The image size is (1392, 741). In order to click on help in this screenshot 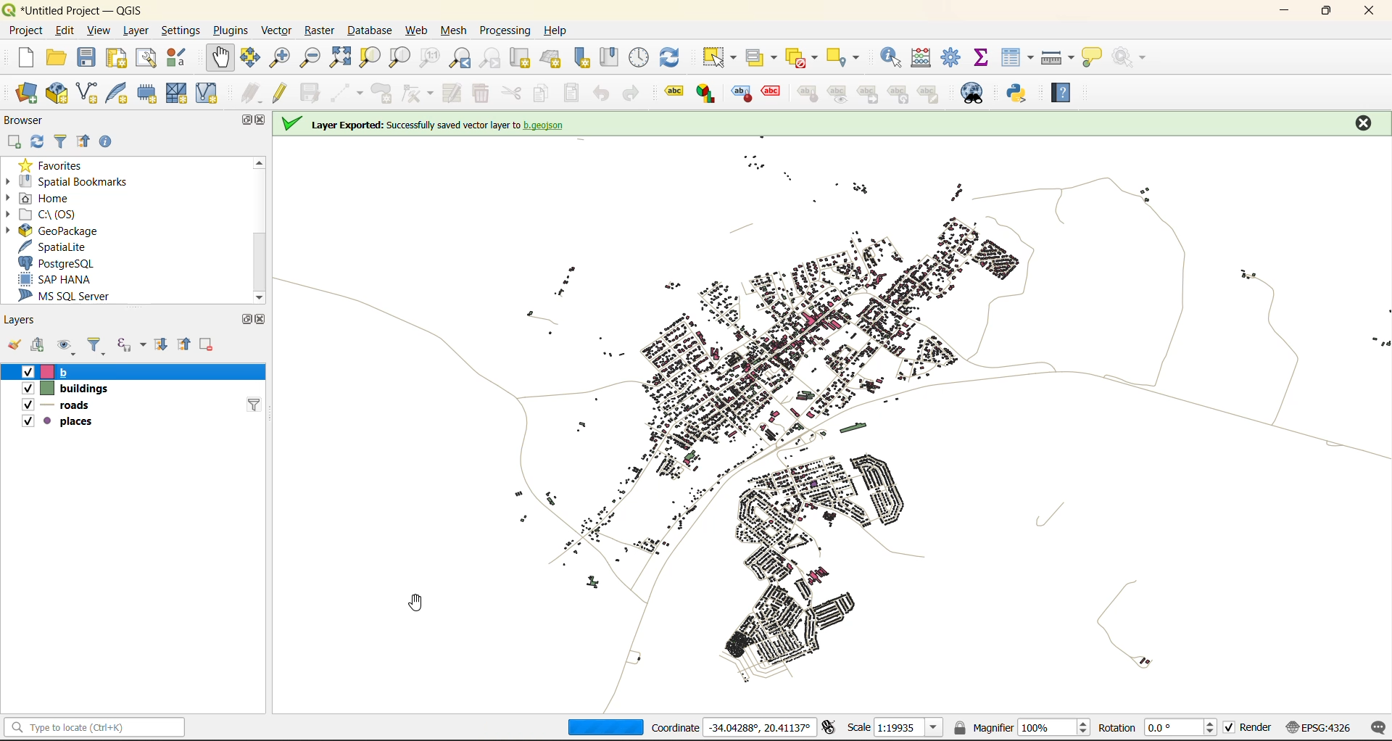, I will do `click(555, 29)`.